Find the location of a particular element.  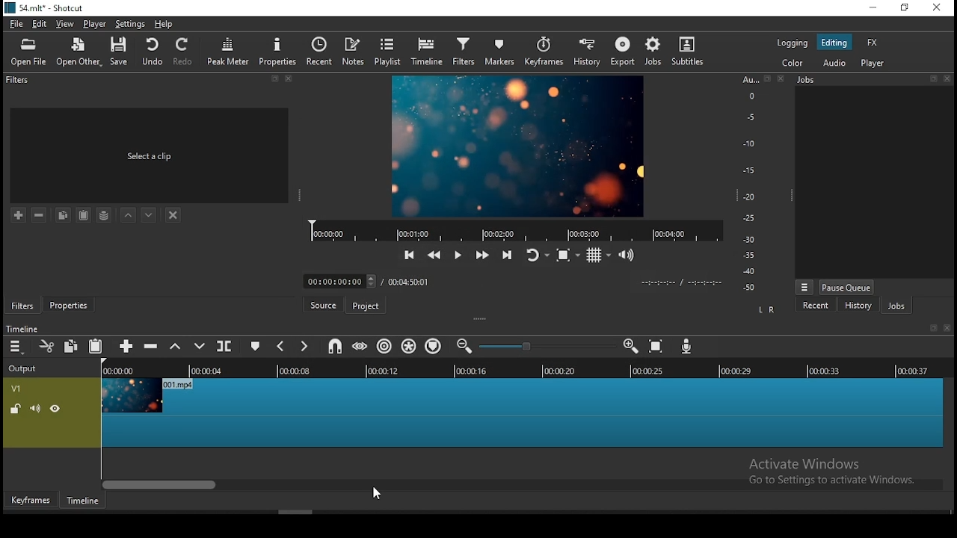

markers is located at coordinates (501, 50).